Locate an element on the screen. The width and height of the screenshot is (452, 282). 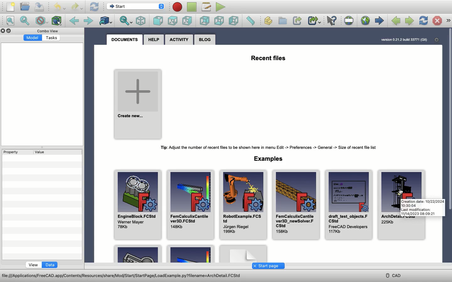
Example is located at coordinates (243, 253).